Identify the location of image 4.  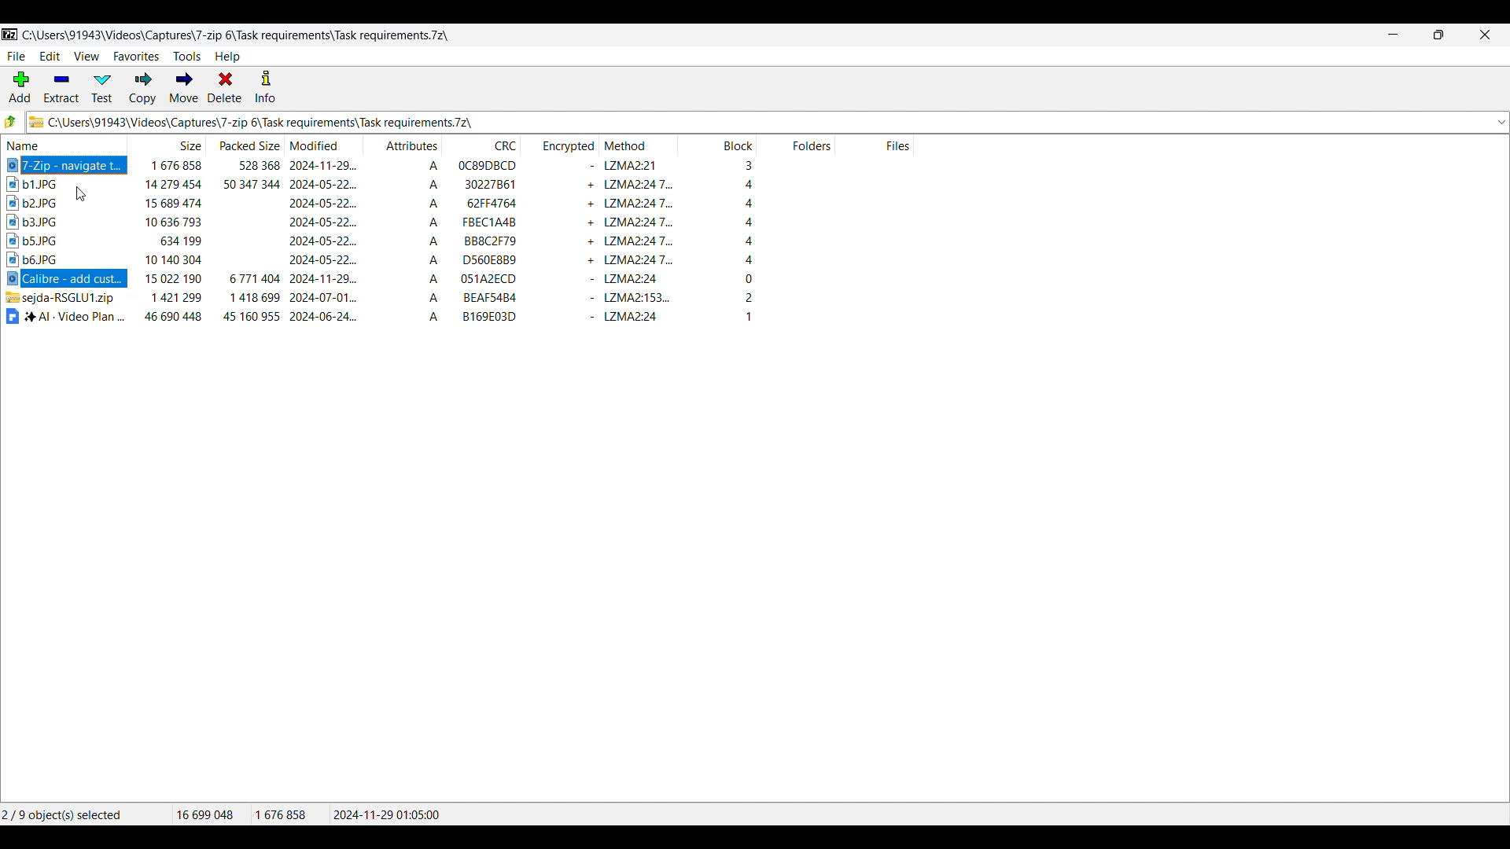
(48, 240).